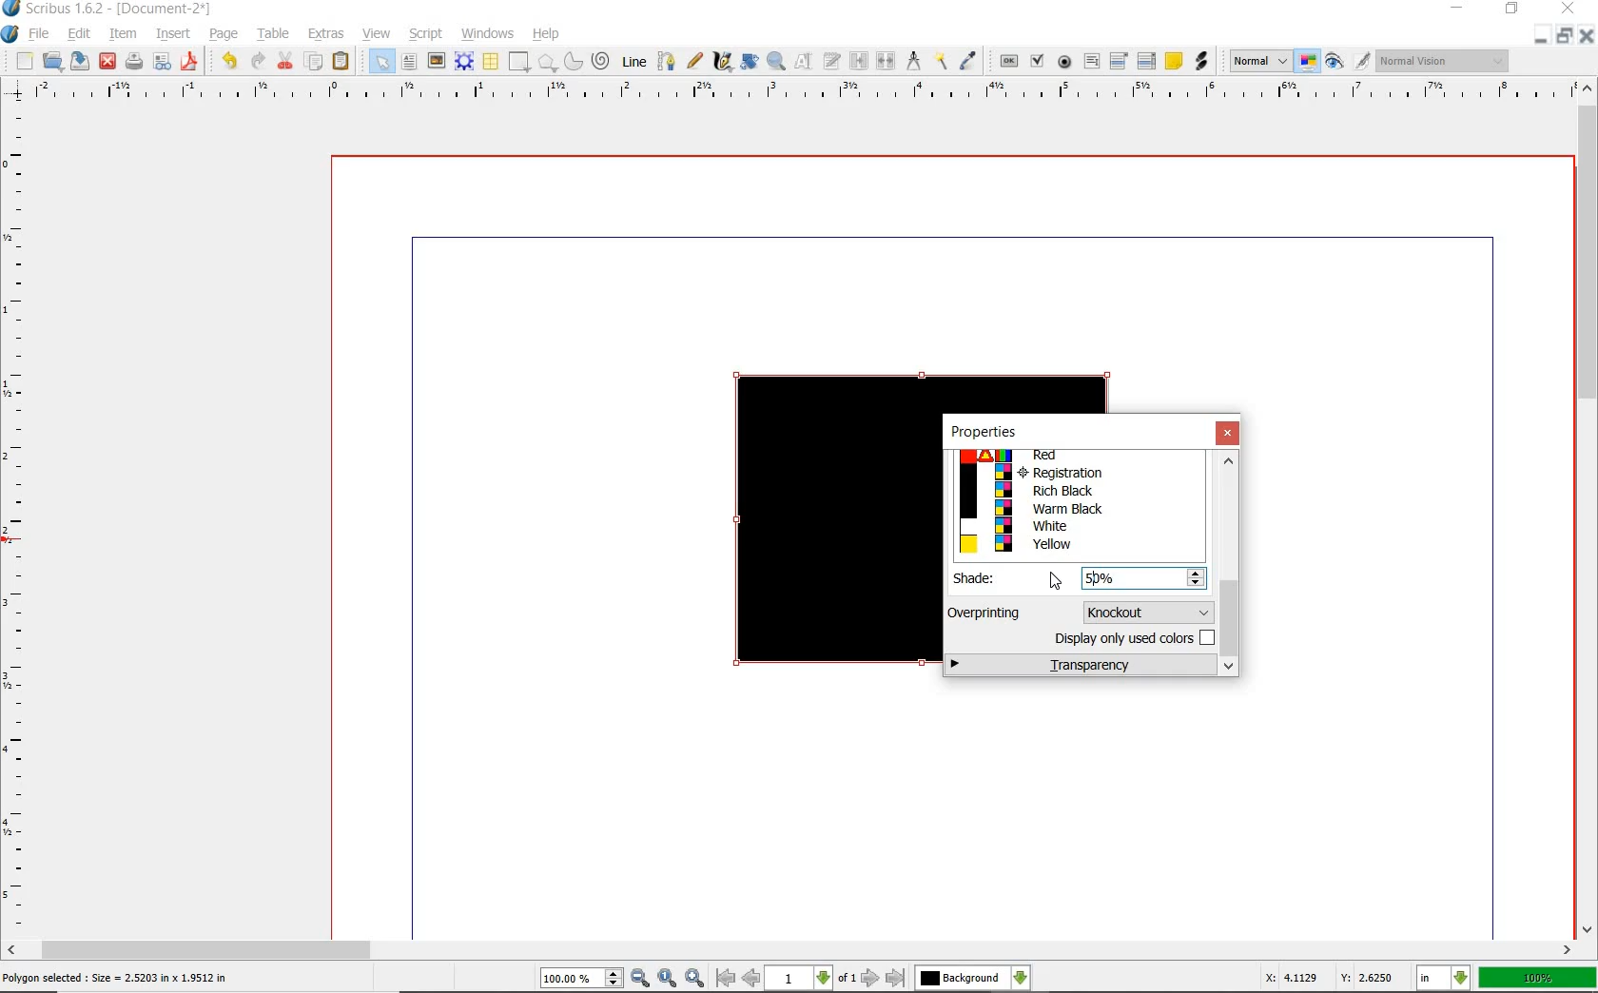 This screenshot has width=1598, height=993. I want to click on ruler, so click(20, 520).